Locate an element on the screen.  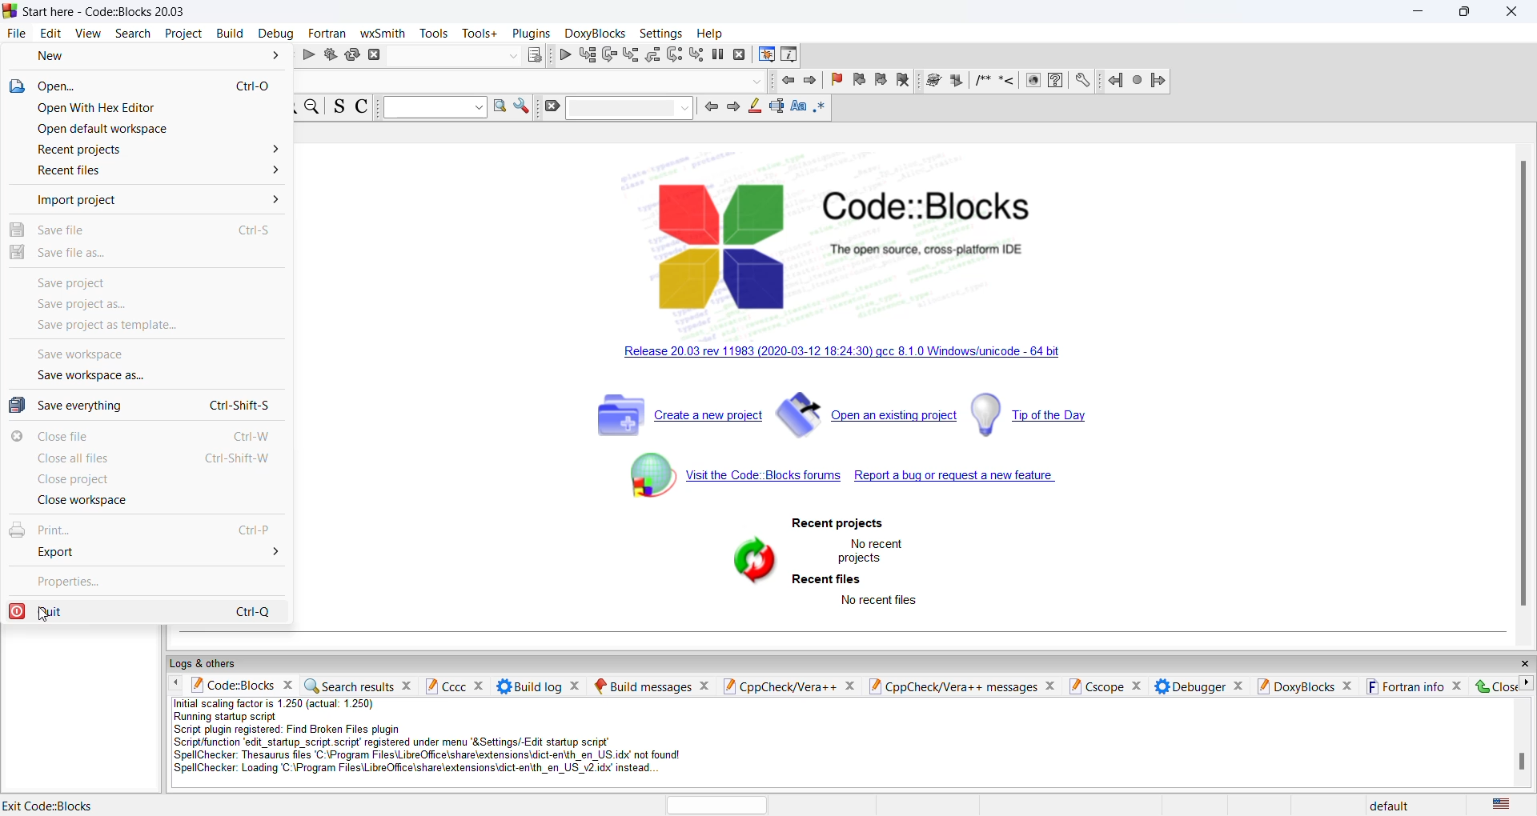
minimize is located at coordinates (1420, 11).